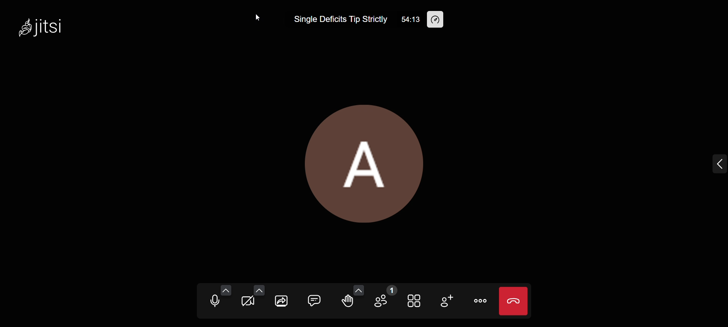  What do you see at coordinates (48, 30) in the screenshot?
I see `jitsi` at bounding box center [48, 30].